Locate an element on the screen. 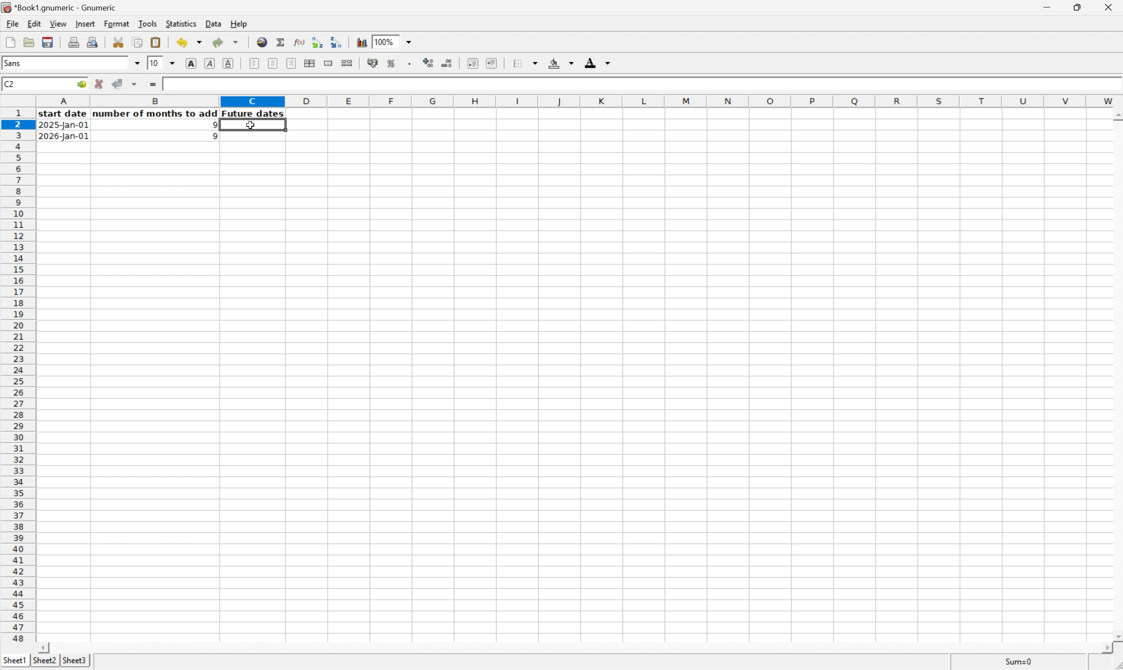 The image size is (1123, 670). Edit function in current cell is located at coordinates (297, 42).